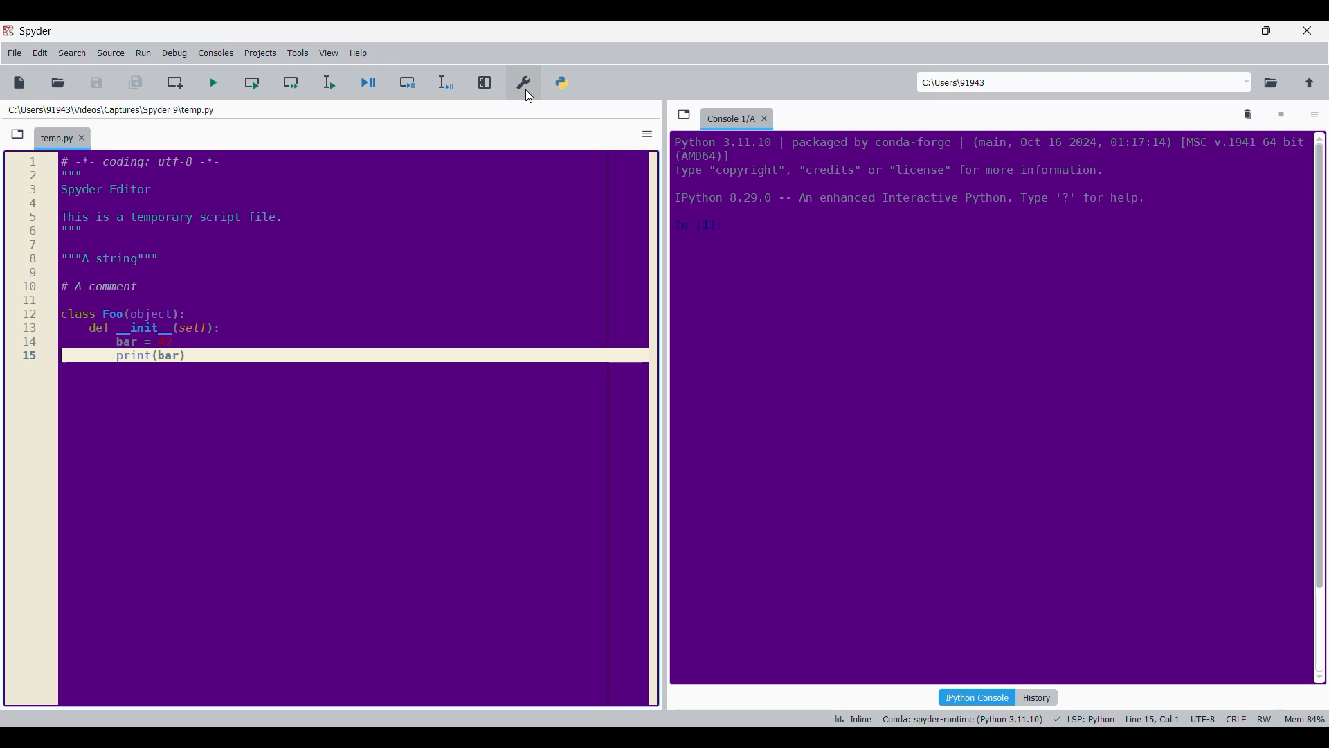 The width and height of the screenshot is (1329, 748). Describe the element at coordinates (1236, 718) in the screenshot. I see `CRLF` at that location.